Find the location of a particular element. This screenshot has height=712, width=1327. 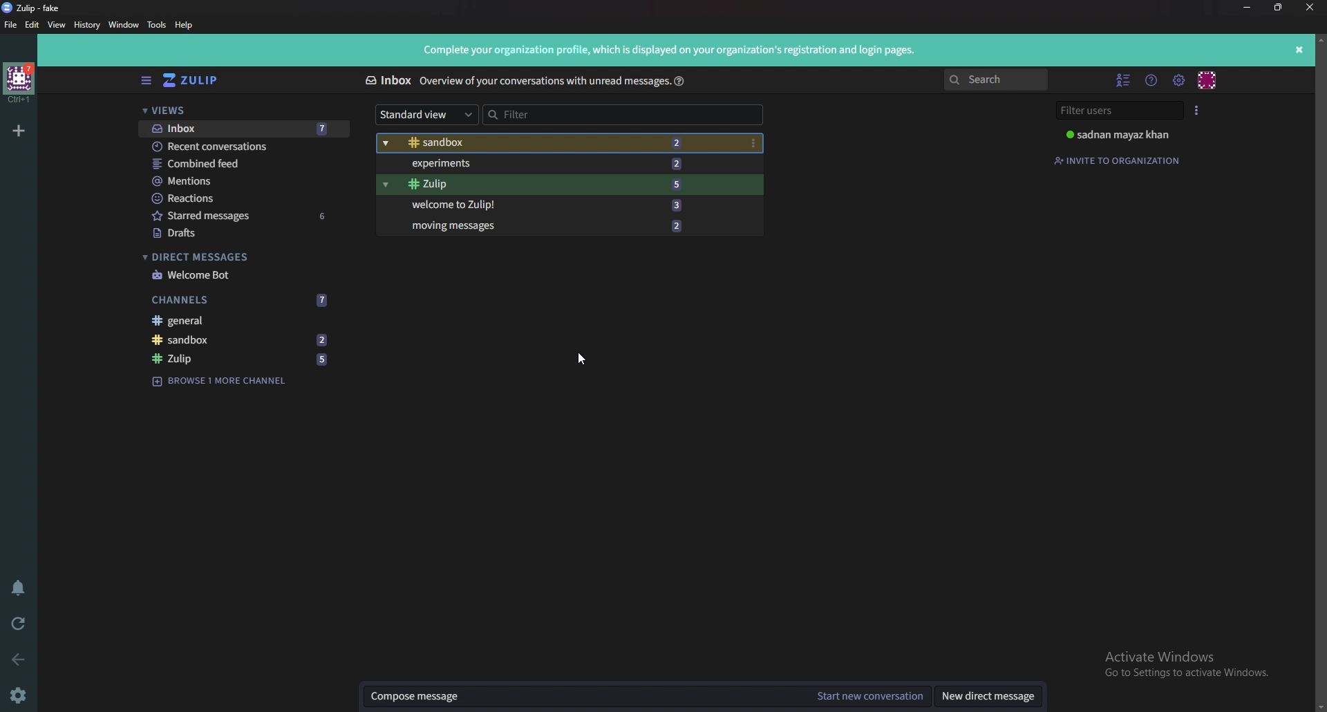

Recent conversations is located at coordinates (241, 146).